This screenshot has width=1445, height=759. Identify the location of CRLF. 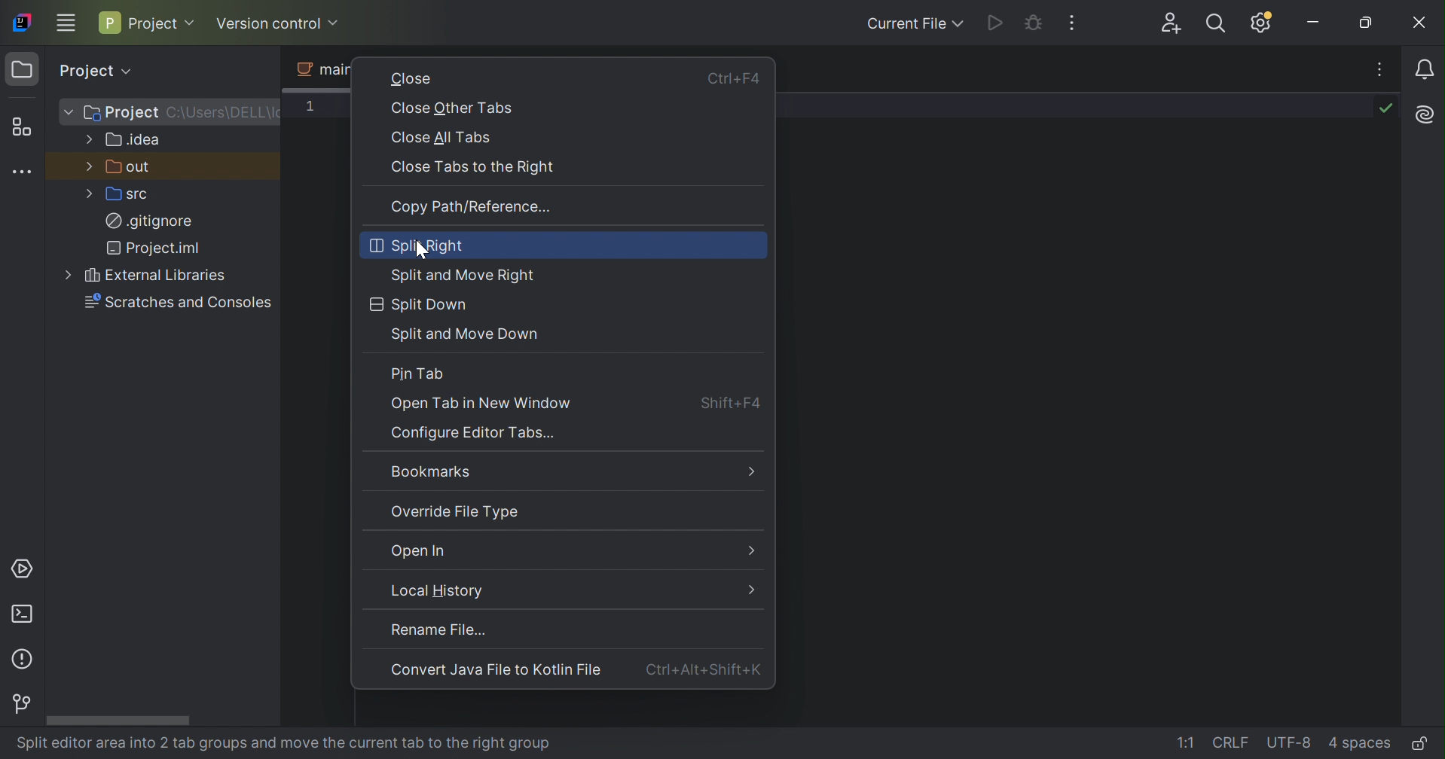
(1235, 742).